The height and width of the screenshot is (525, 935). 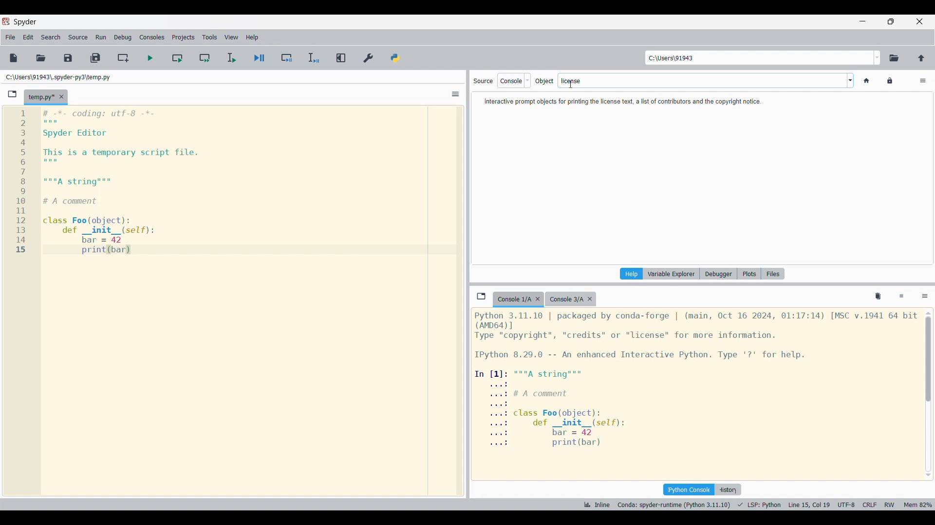 I want to click on Source menu, so click(x=78, y=36).